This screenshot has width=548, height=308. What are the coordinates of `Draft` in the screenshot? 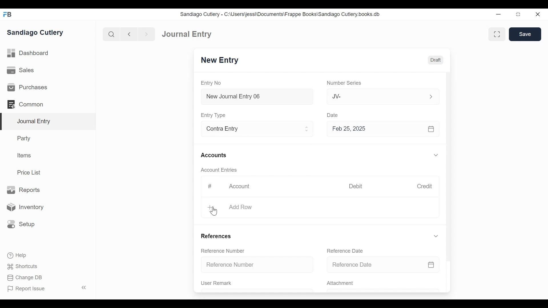 It's located at (436, 60).